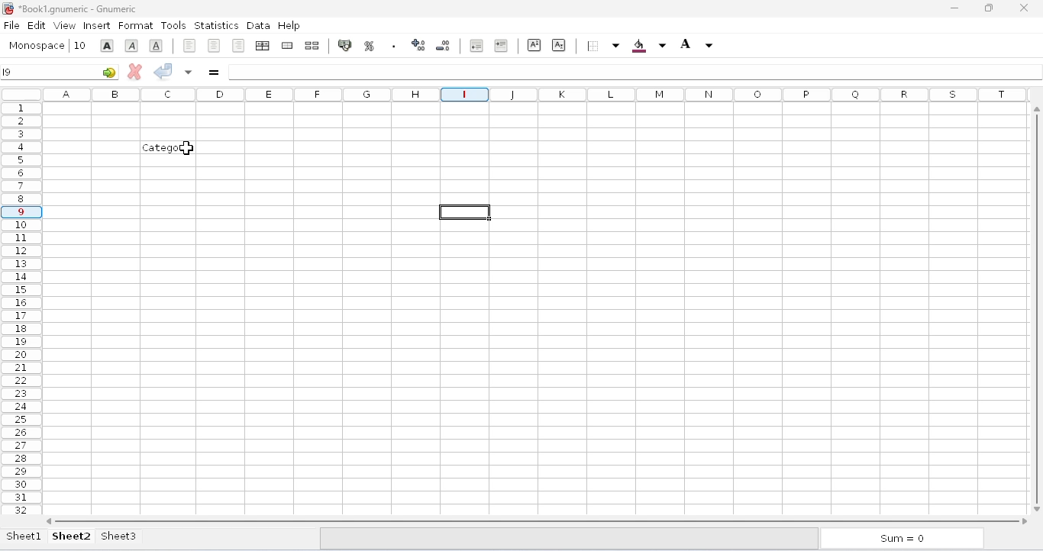 Image resolution: width=1043 pixels, height=551 pixels. I want to click on borders, so click(602, 46).